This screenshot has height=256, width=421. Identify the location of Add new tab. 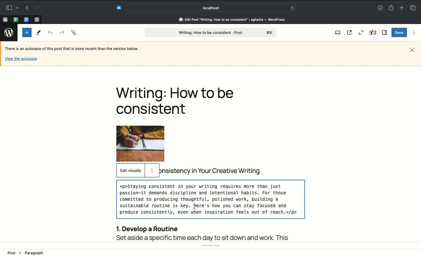
(401, 8).